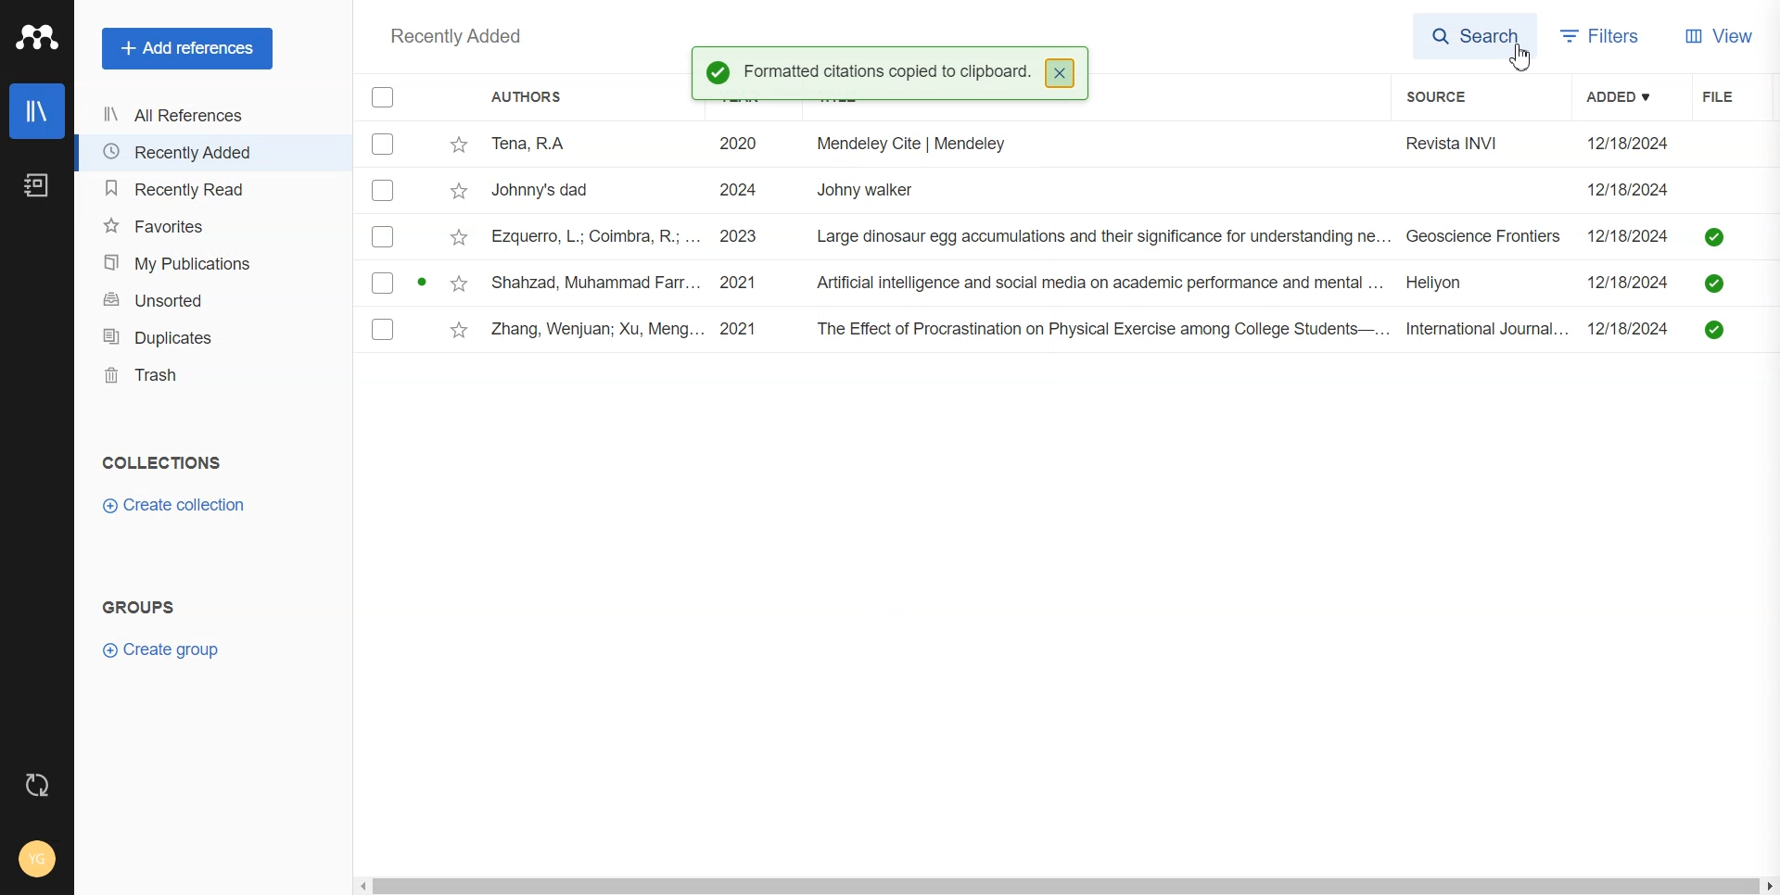  I want to click on Shahzad, Muhammad Farr... 2021 Artificial intelligence and social media on academic performance and mental ...  Heliyon, so click(1028, 282).